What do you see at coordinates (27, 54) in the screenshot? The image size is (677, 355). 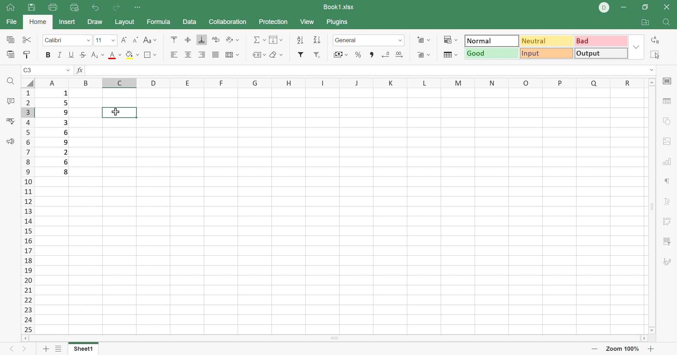 I see `Copy style` at bounding box center [27, 54].